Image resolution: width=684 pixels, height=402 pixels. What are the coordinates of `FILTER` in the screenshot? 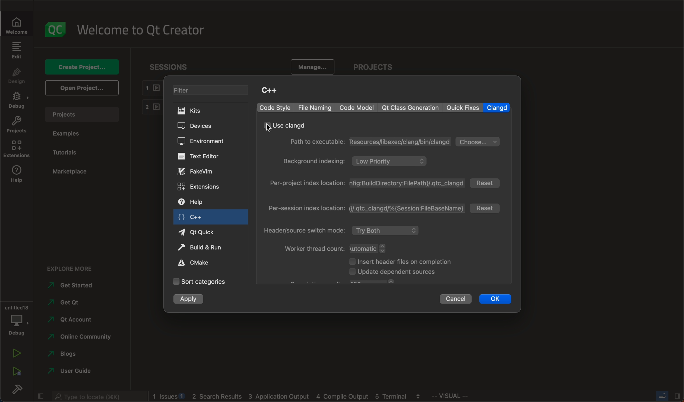 It's located at (210, 91).